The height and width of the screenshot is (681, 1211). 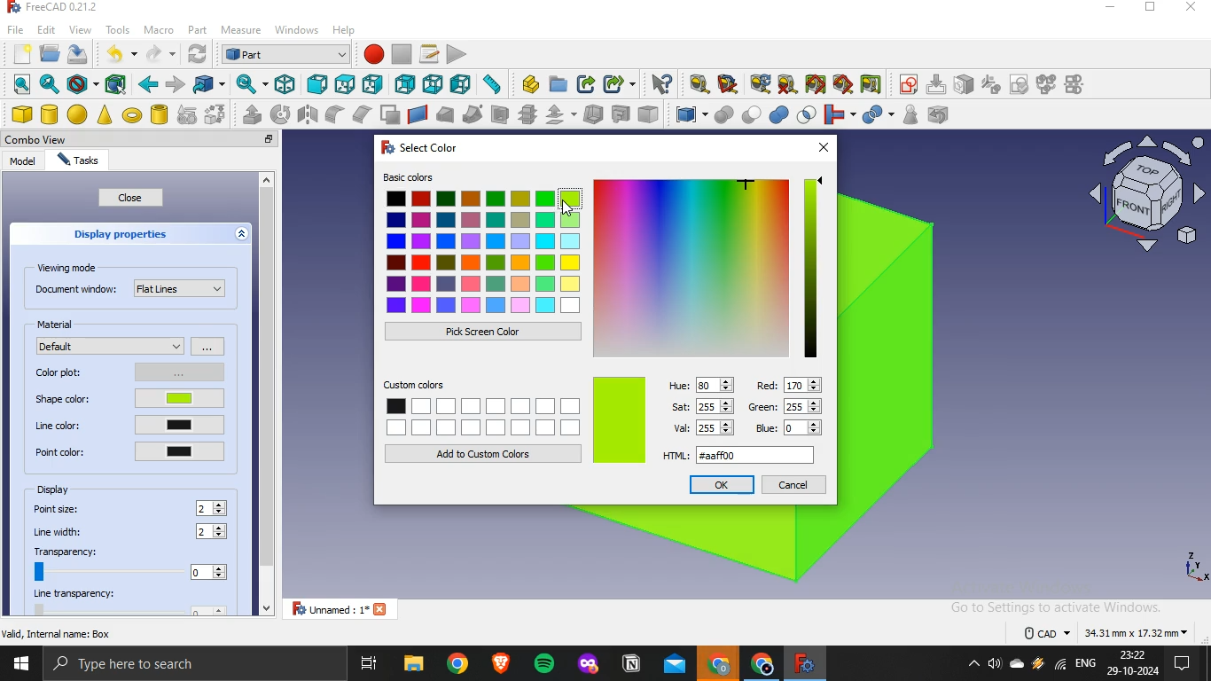 What do you see at coordinates (298, 28) in the screenshot?
I see `windows` at bounding box center [298, 28].